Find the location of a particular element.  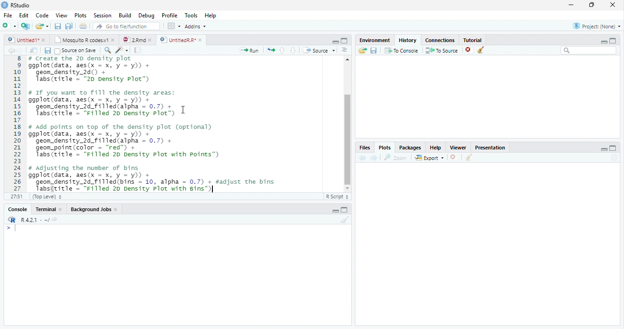

View is located at coordinates (61, 16).